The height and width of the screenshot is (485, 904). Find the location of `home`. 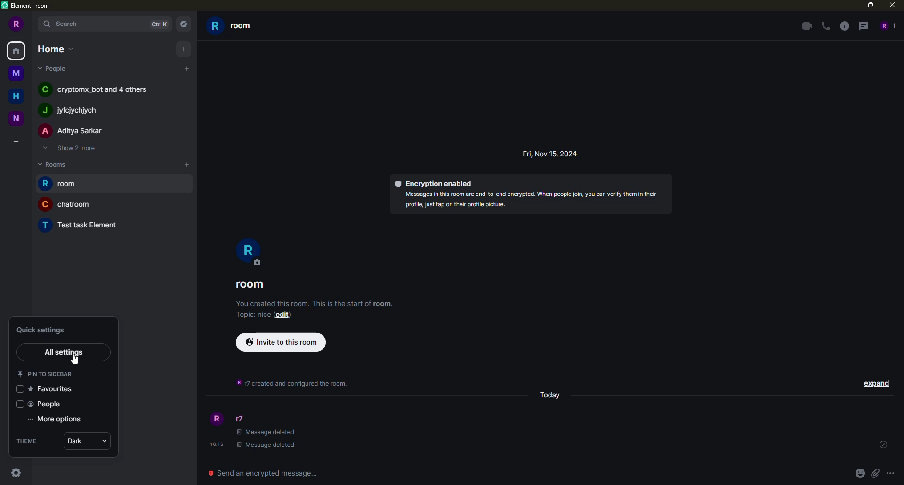

home is located at coordinates (18, 50).